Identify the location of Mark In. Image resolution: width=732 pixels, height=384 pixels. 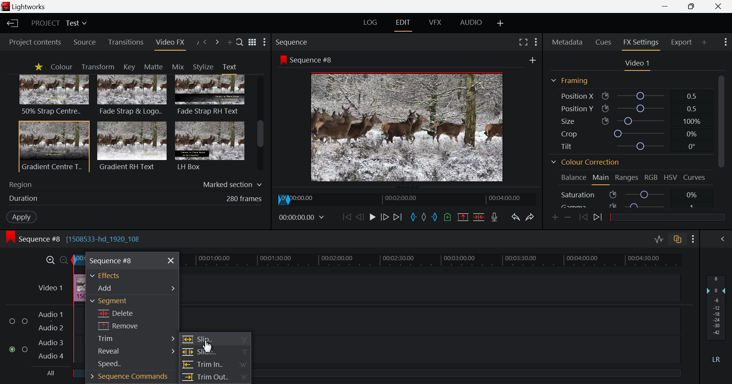
(412, 216).